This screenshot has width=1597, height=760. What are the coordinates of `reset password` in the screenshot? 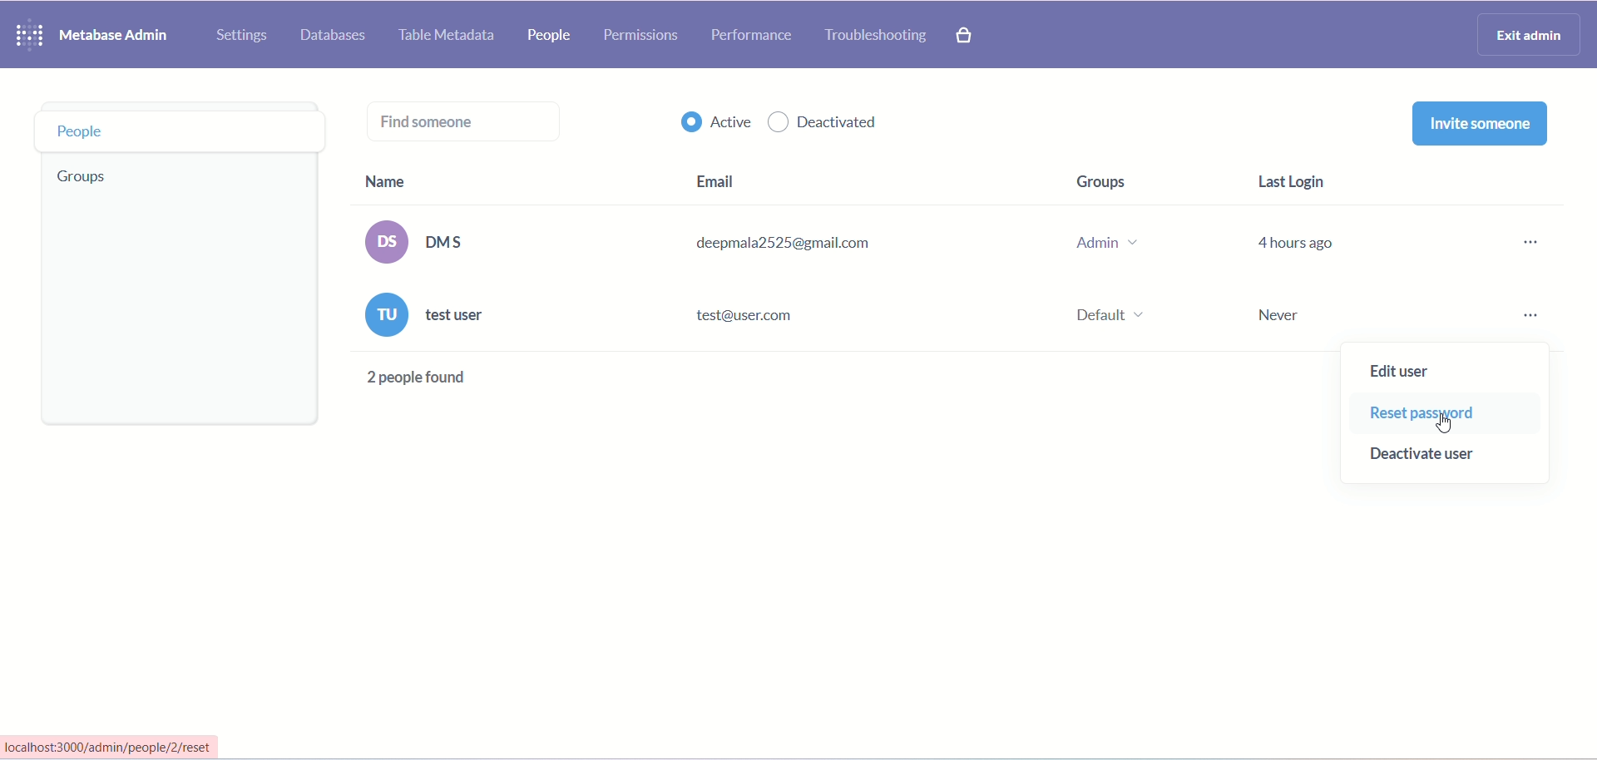 It's located at (1423, 415).